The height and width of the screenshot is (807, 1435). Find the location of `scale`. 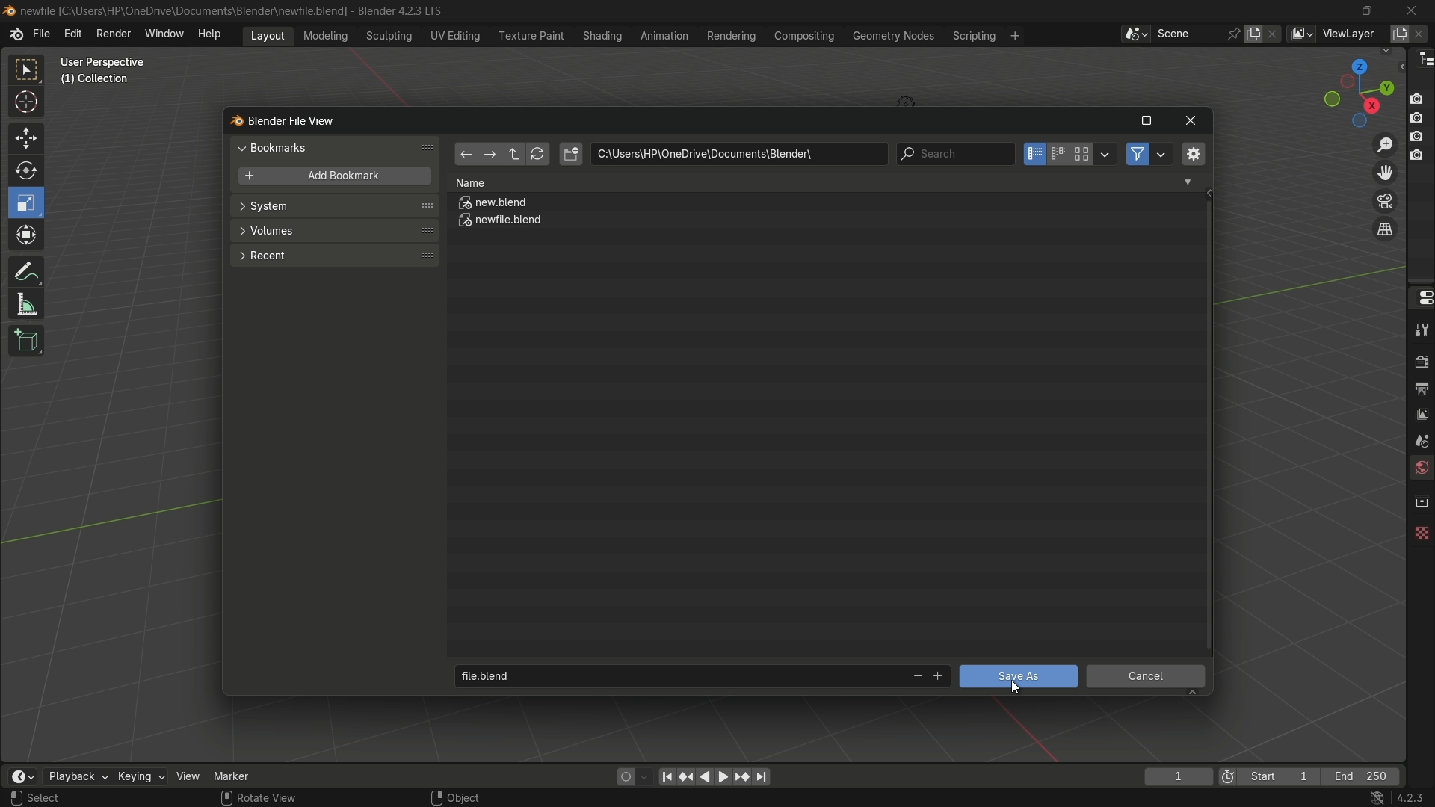

scale is located at coordinates (28, 202).